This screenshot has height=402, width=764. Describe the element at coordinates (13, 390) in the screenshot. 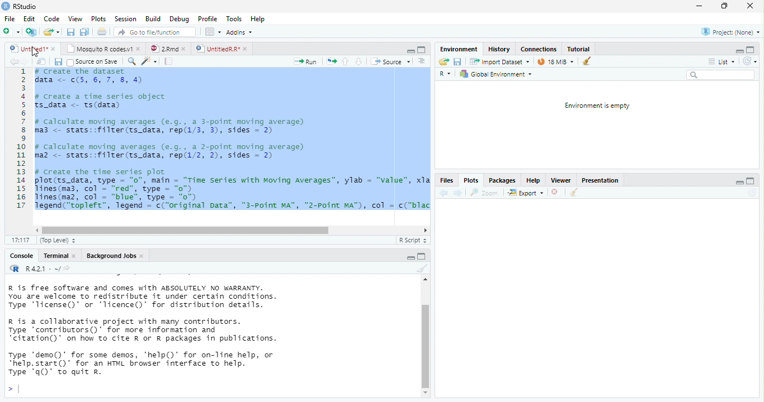

I see `>` at that location.